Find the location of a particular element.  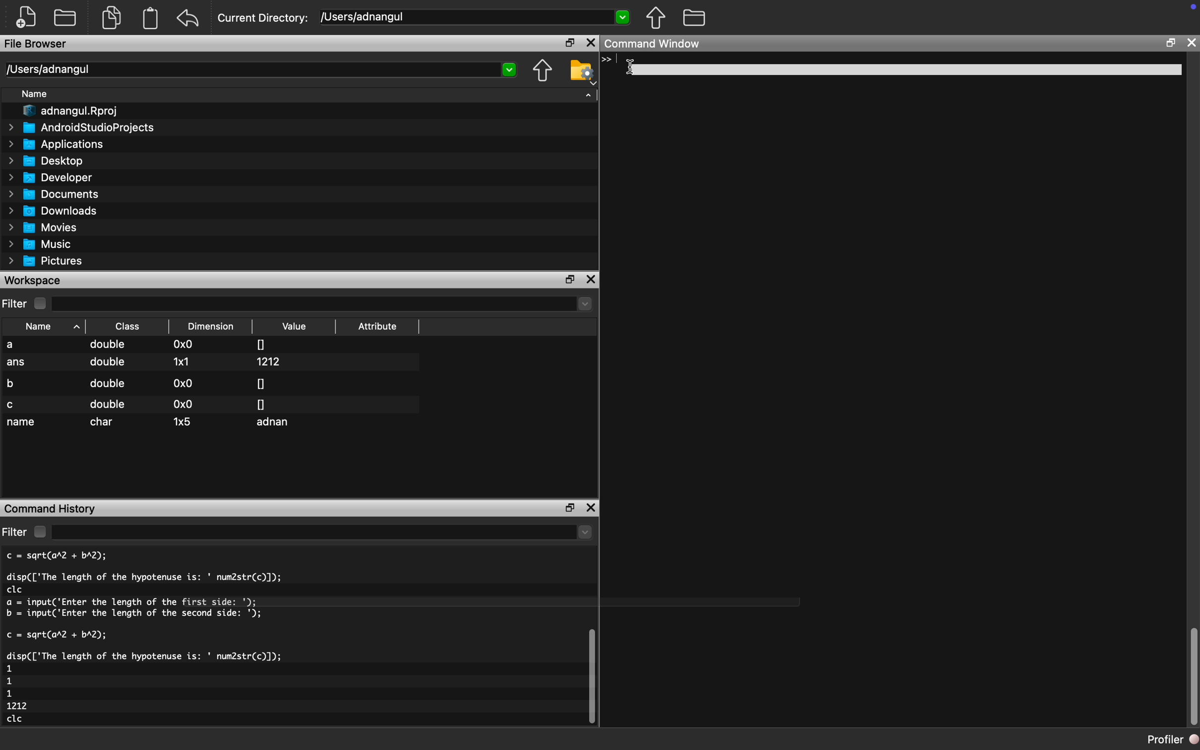

adnan is located at coordinates (276, 424).